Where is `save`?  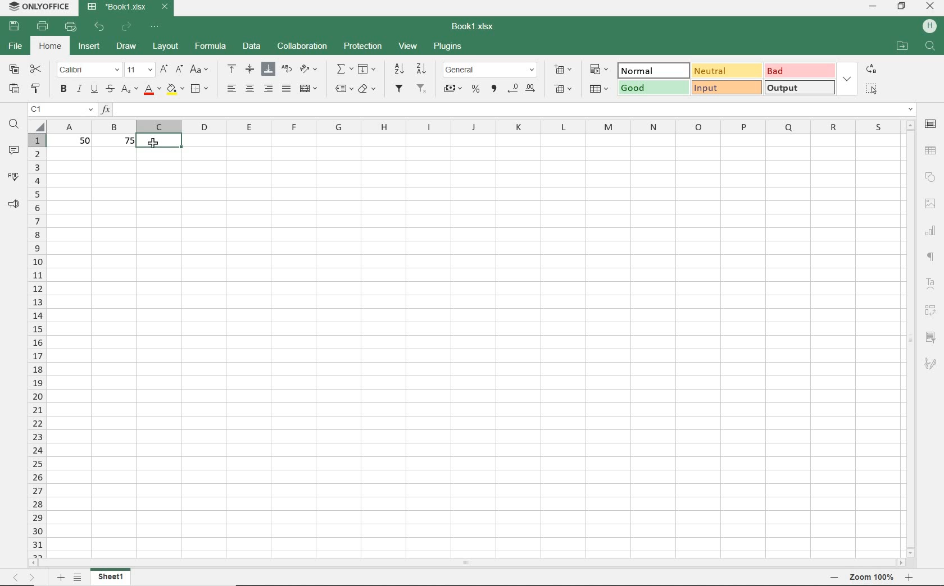
save is located at coordinates (13, 27).